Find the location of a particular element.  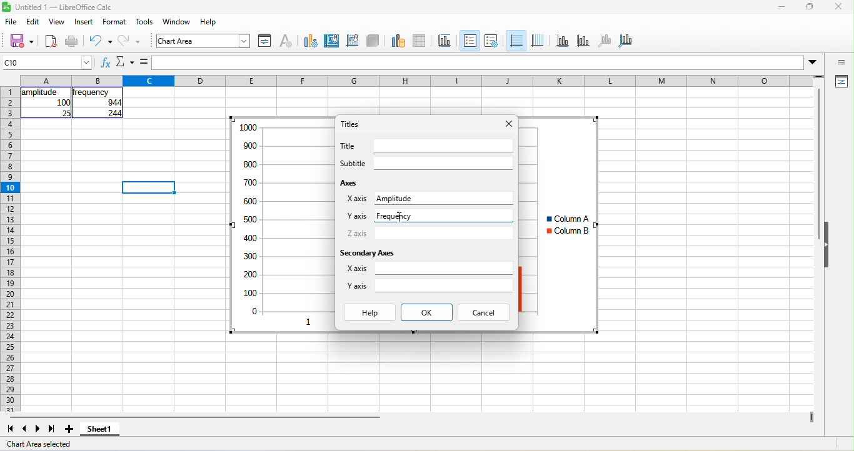

Frequency is located at coordinates (394, 217).